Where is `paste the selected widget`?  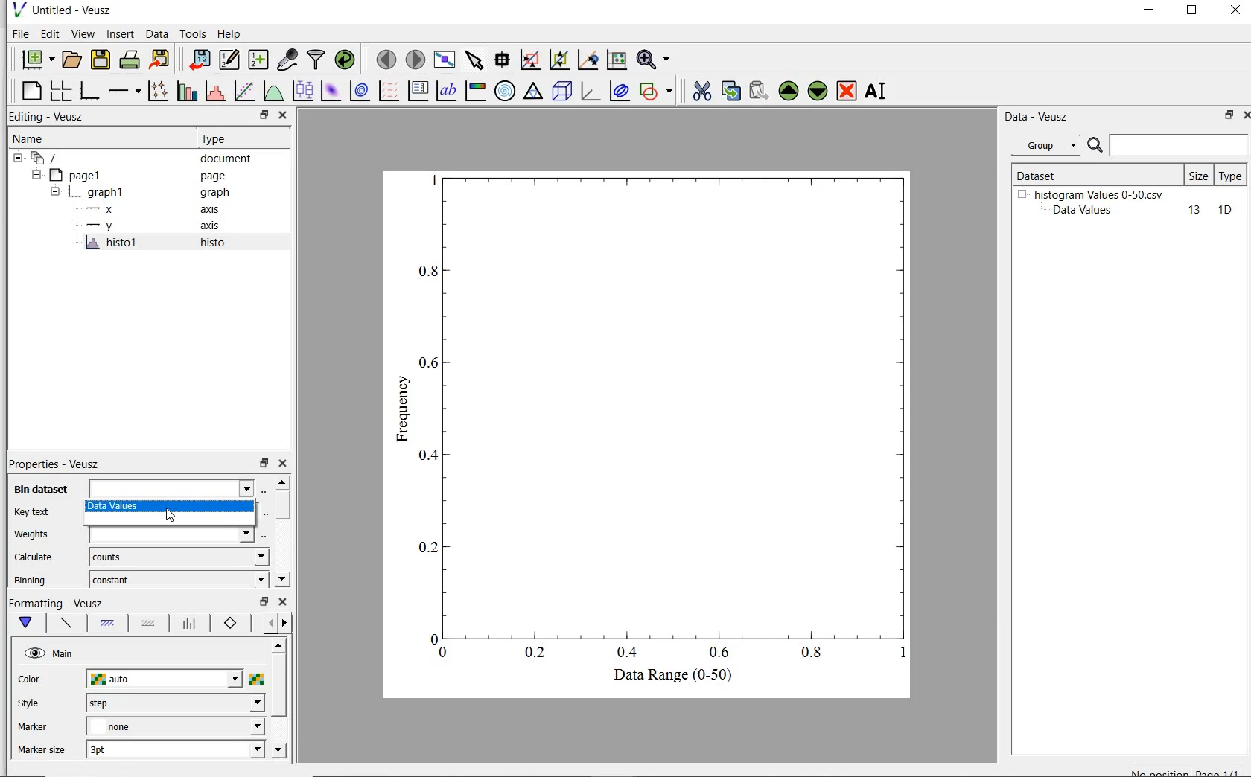
paste the selected widget is located at coordinates (758, 92).